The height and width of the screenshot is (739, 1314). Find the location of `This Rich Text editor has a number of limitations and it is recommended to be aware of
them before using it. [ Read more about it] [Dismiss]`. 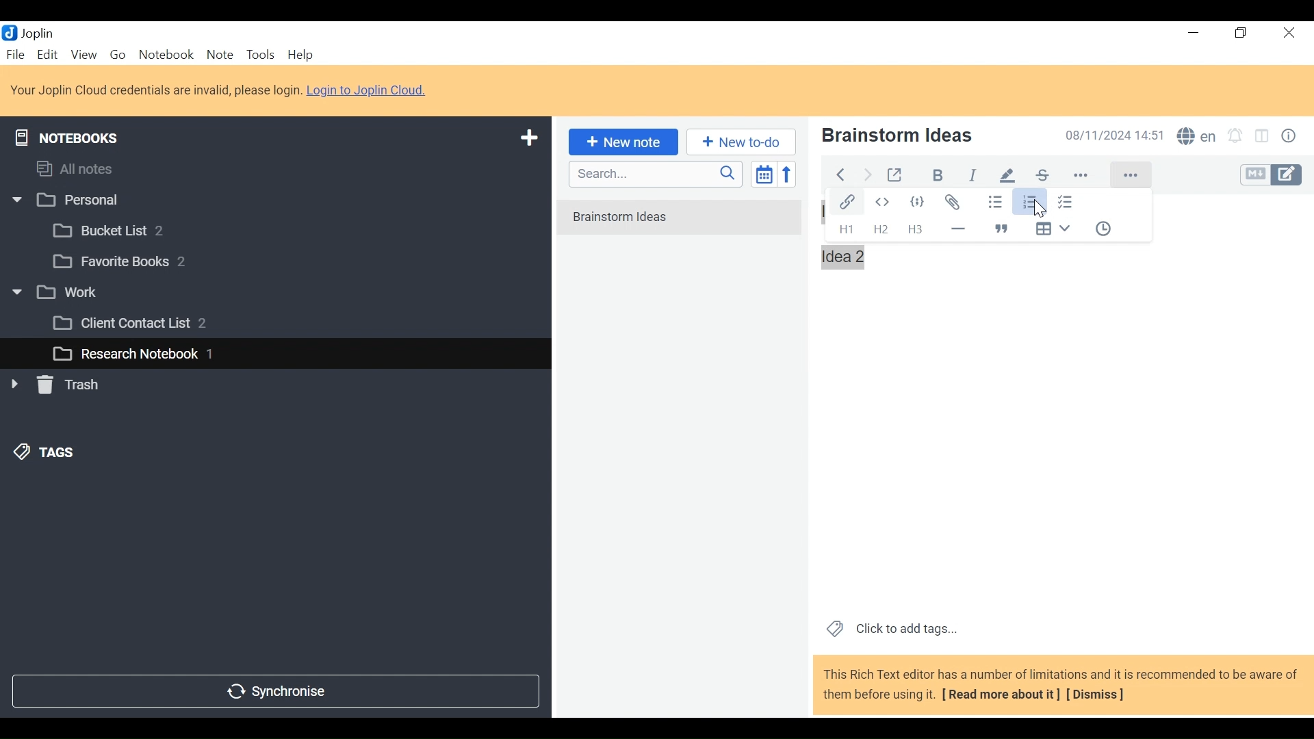

This Rich Text editor has a number of limitations and it is recommended to be aware of
them before using it. [ Read more about it] [Dismiss] is located at coordinates (1061, 684).